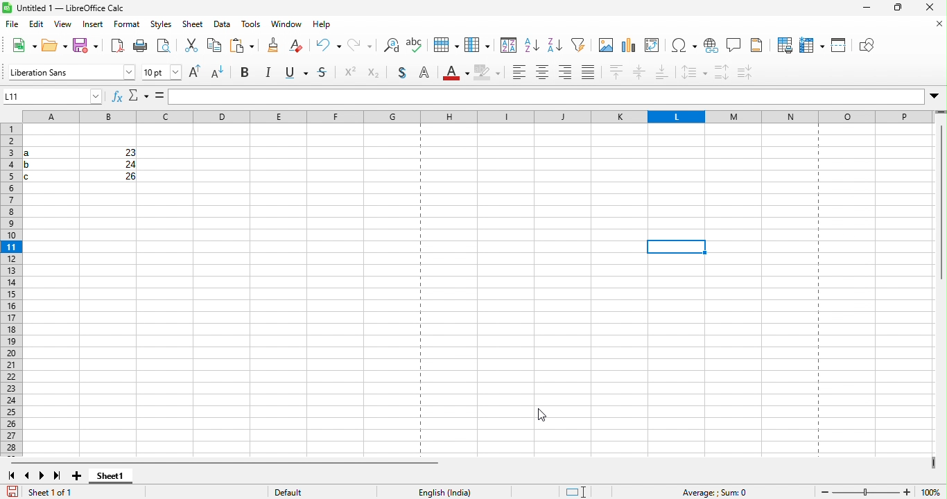 Image resolution: width=947 pixels, height=499 pixels. I want to click on next sheet, so click(42, 473).